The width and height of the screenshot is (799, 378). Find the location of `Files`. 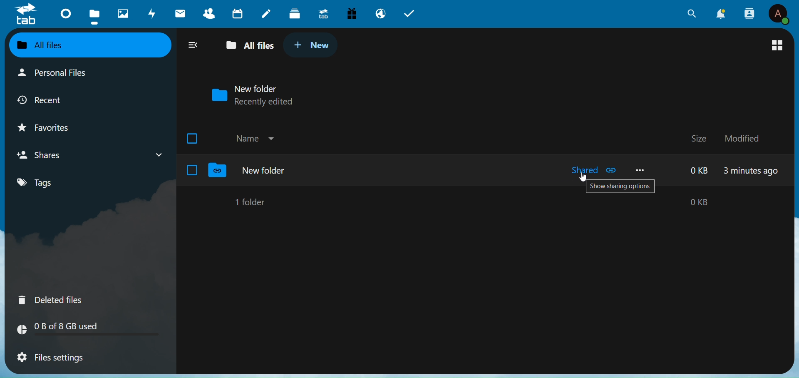

Files is located at coordinates (94, 15).